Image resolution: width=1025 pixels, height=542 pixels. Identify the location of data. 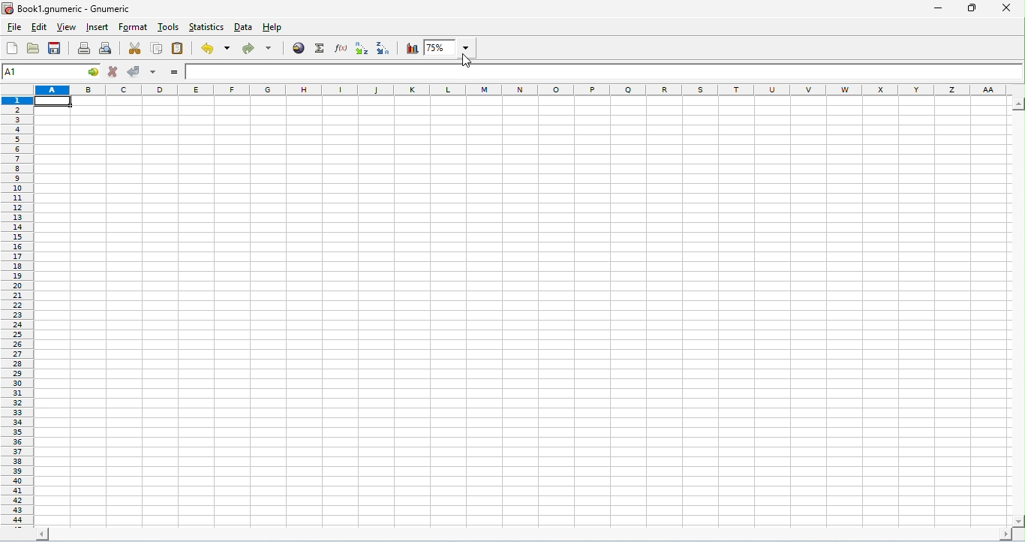
(245, 27).